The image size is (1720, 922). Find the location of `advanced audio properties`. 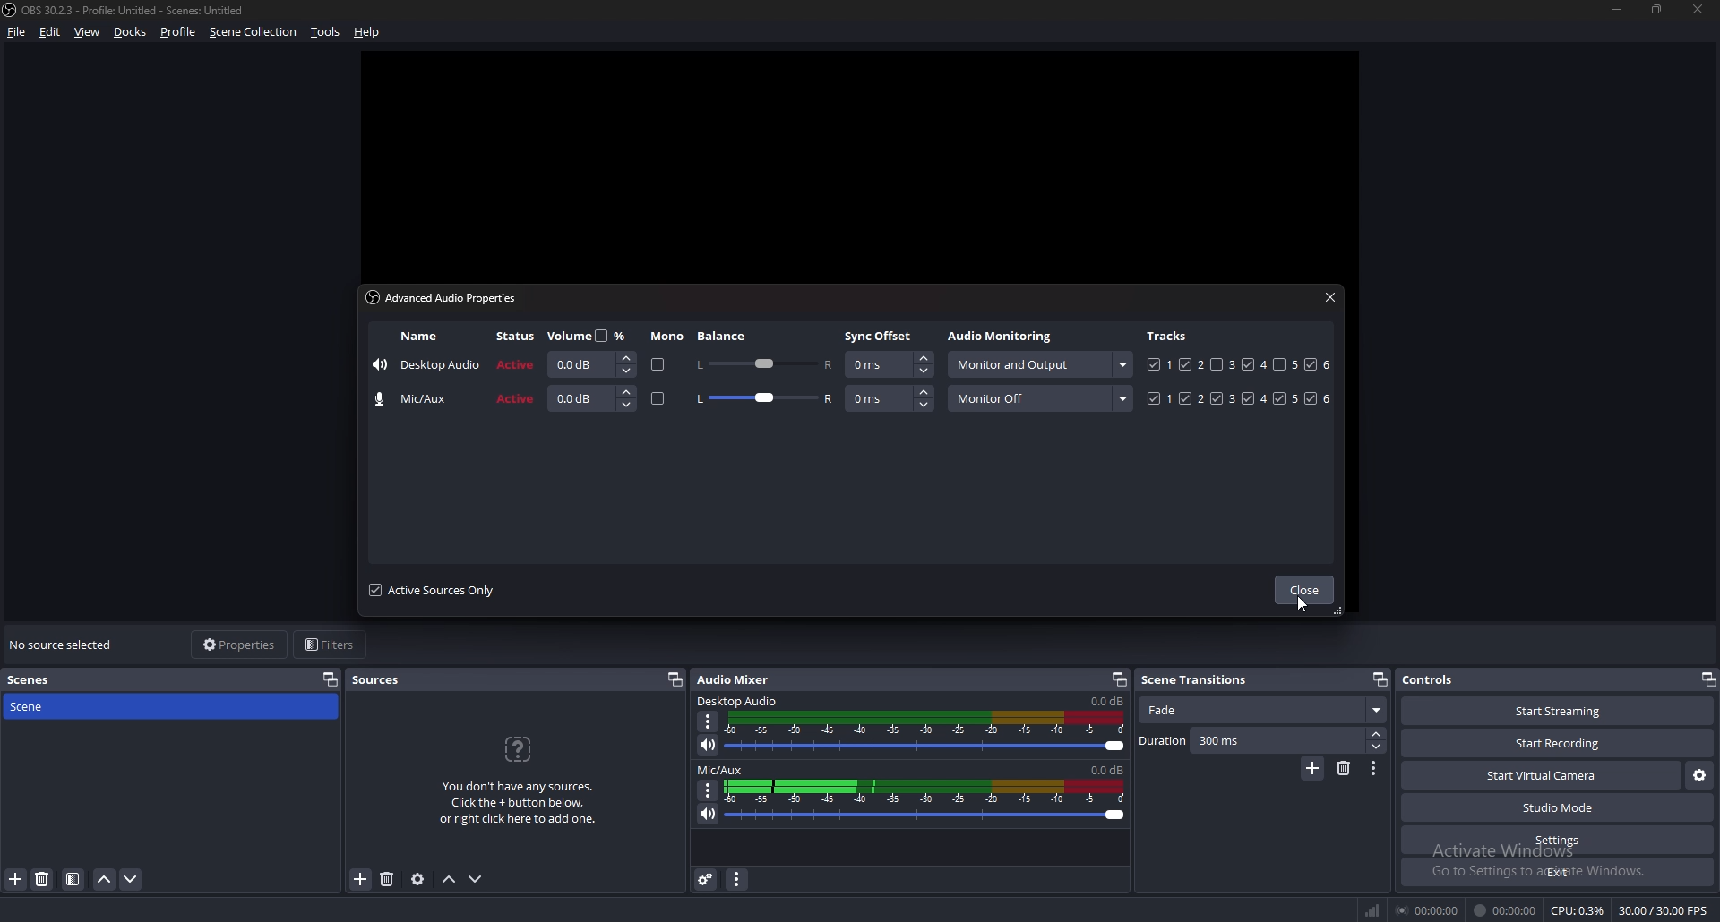

advanced audio properties is located at coordinates (706, 879).